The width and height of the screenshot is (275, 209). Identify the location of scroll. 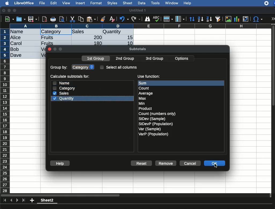
(274, 108).